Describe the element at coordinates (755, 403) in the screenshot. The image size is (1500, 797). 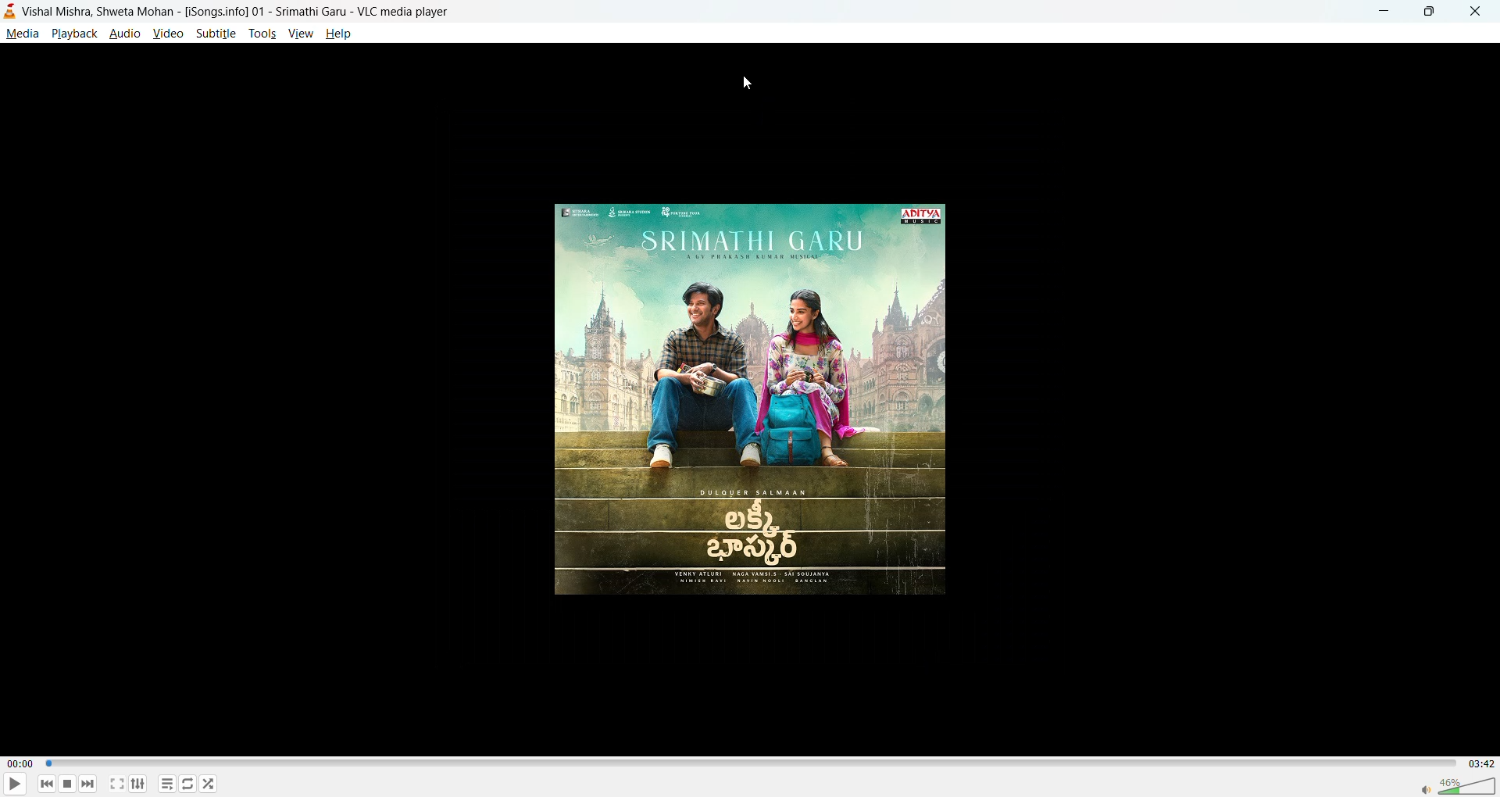
I see `thumbnail` at that location.